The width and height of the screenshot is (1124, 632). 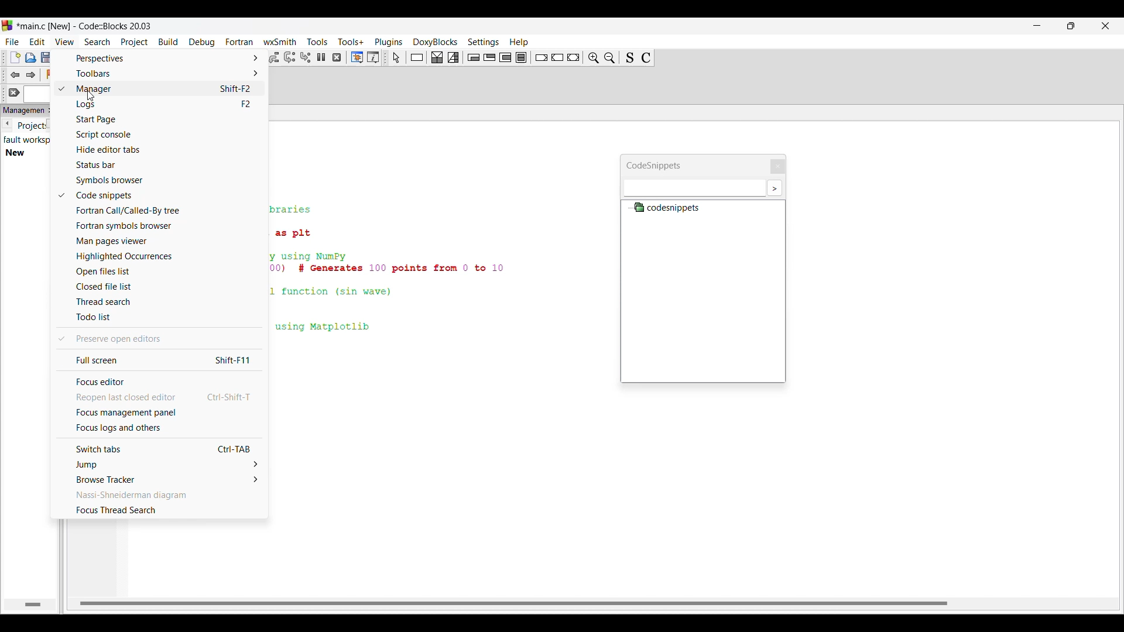 I want to click on Panel title, so click(x=658, y=163).